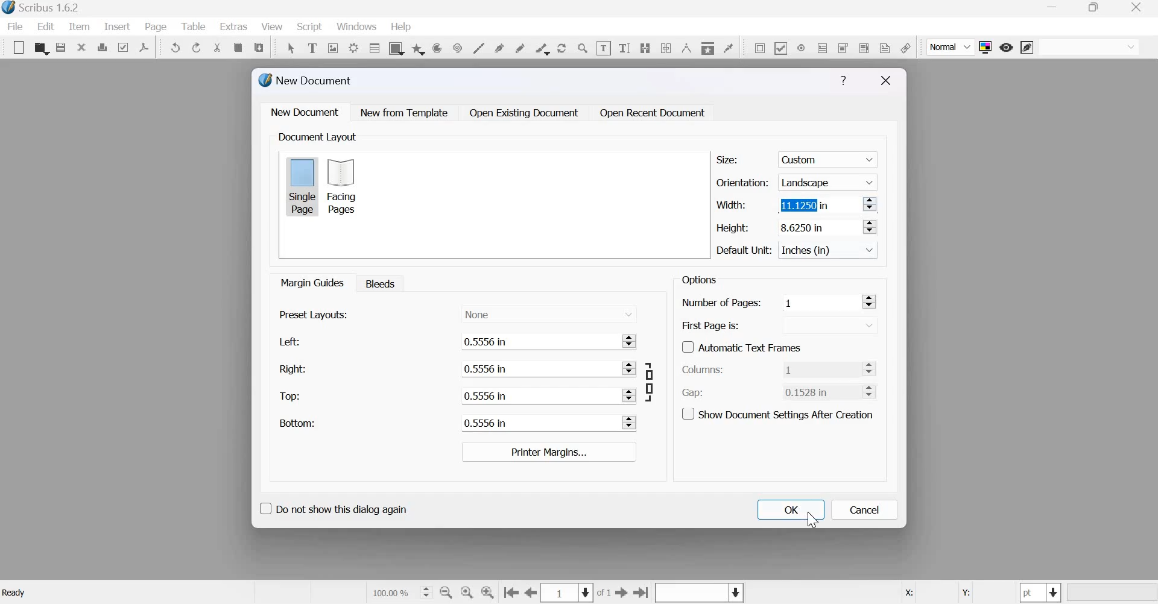 This screenshot has height=604, width=1158. I want to click on Width: , so click(730, 204).